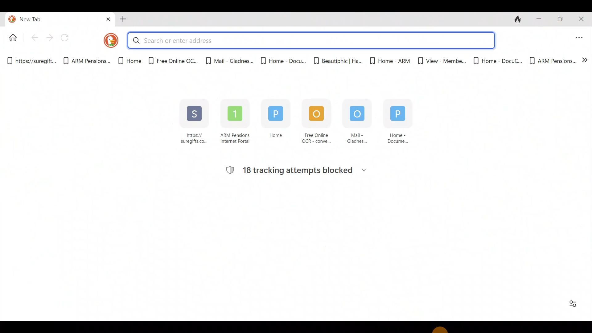  I want to click on Add tab, so click(127, 20).